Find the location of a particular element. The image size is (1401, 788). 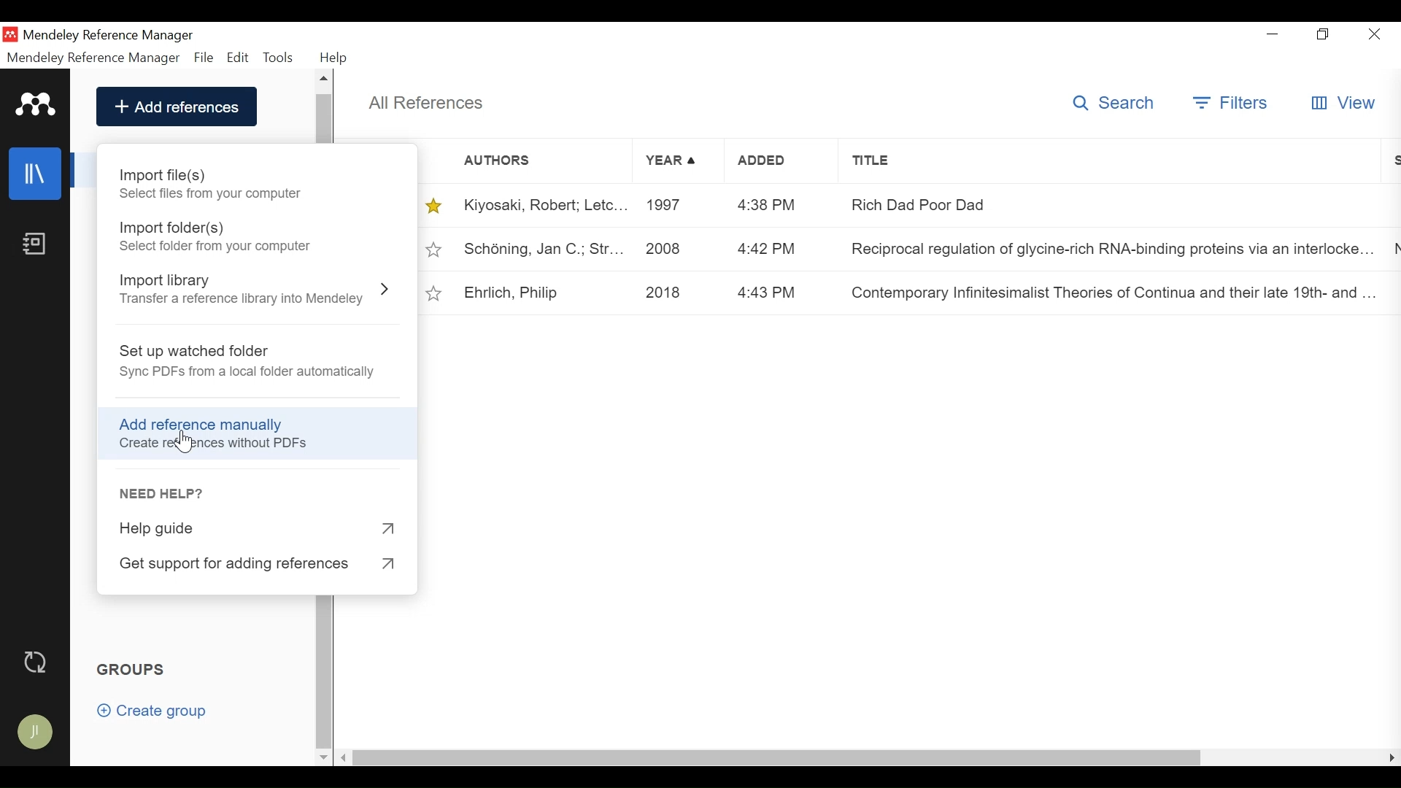

Scroll Right is located at coordinates (347, 757).